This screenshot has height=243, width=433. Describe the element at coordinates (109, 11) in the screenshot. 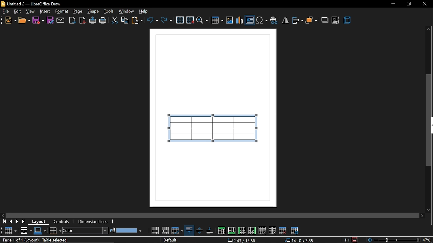

I see `tools` at that location.